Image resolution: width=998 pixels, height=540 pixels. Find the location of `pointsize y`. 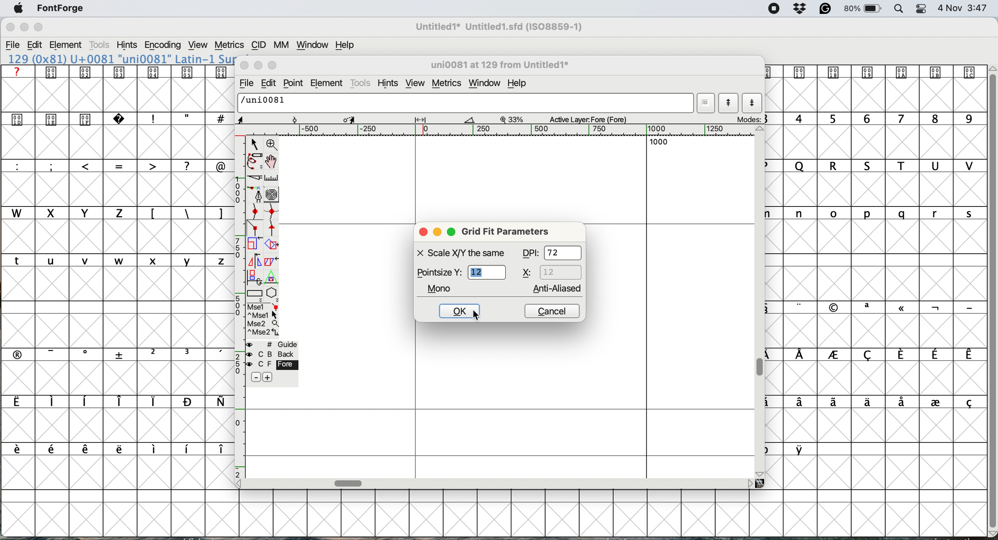

pointsize y is located at coordinates (459, 272).